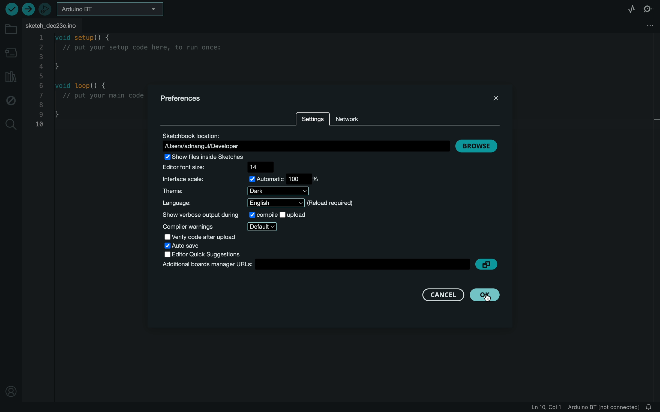  What do you see at coordinates (11, 100) in the screenshot?
I see `debug` at bounding box center [11, 100].